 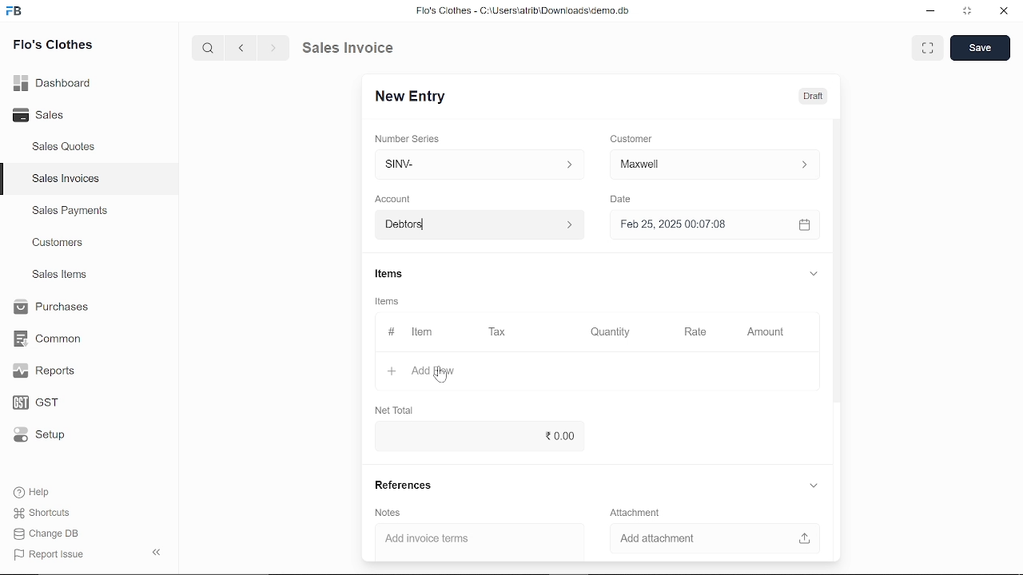 I want to click on Shortcuts, so click(x=43, y=513).